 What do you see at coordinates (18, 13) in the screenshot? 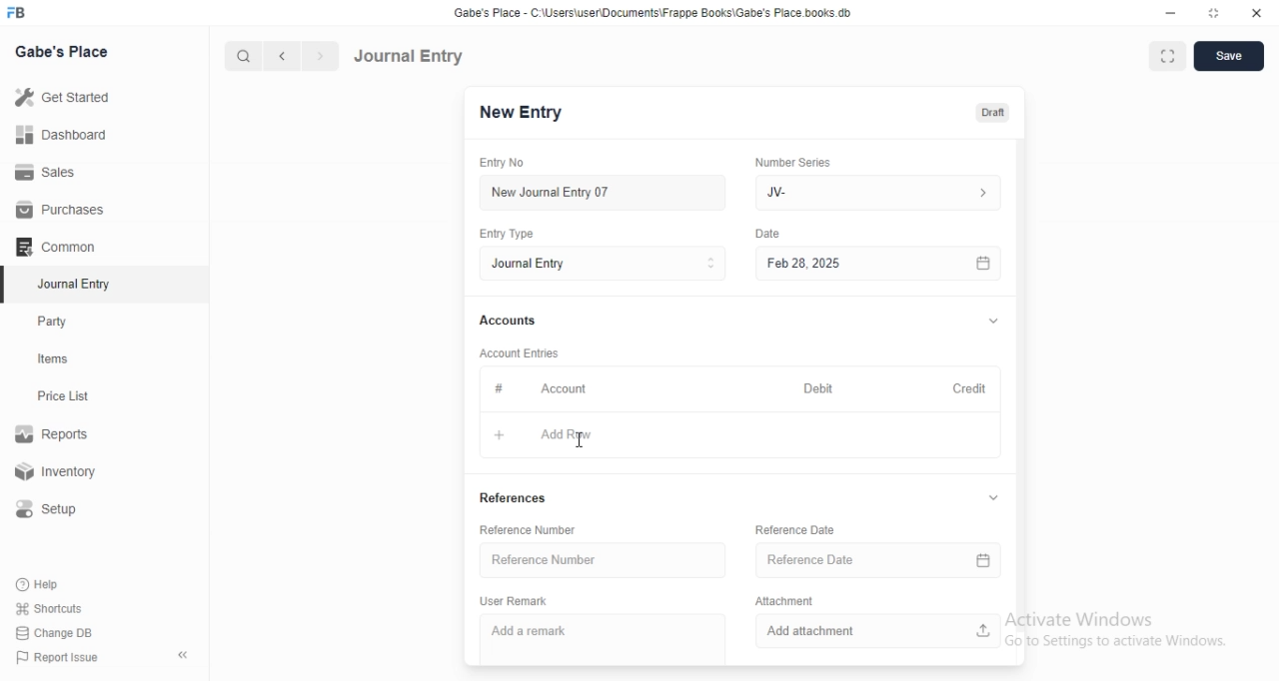
I see `FB logo` at bounding box center [18, 13].